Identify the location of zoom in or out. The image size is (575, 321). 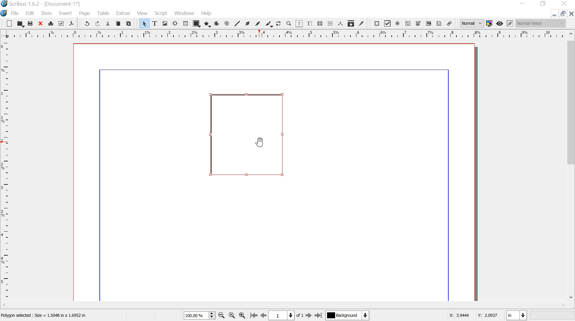
(289, 24).